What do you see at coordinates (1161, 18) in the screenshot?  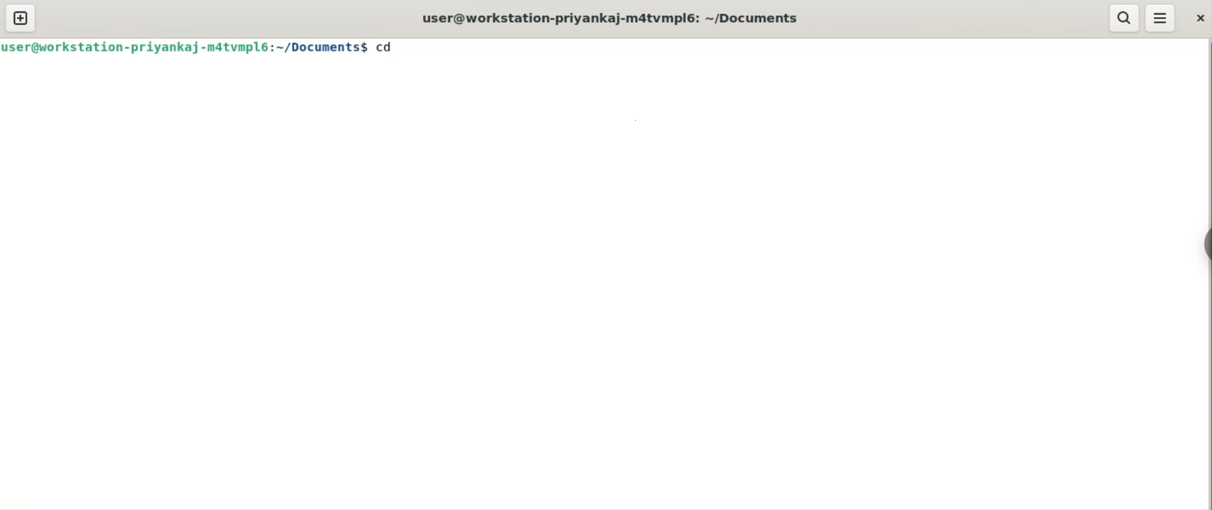 I see `menu` at bounding box center [1161, 18].